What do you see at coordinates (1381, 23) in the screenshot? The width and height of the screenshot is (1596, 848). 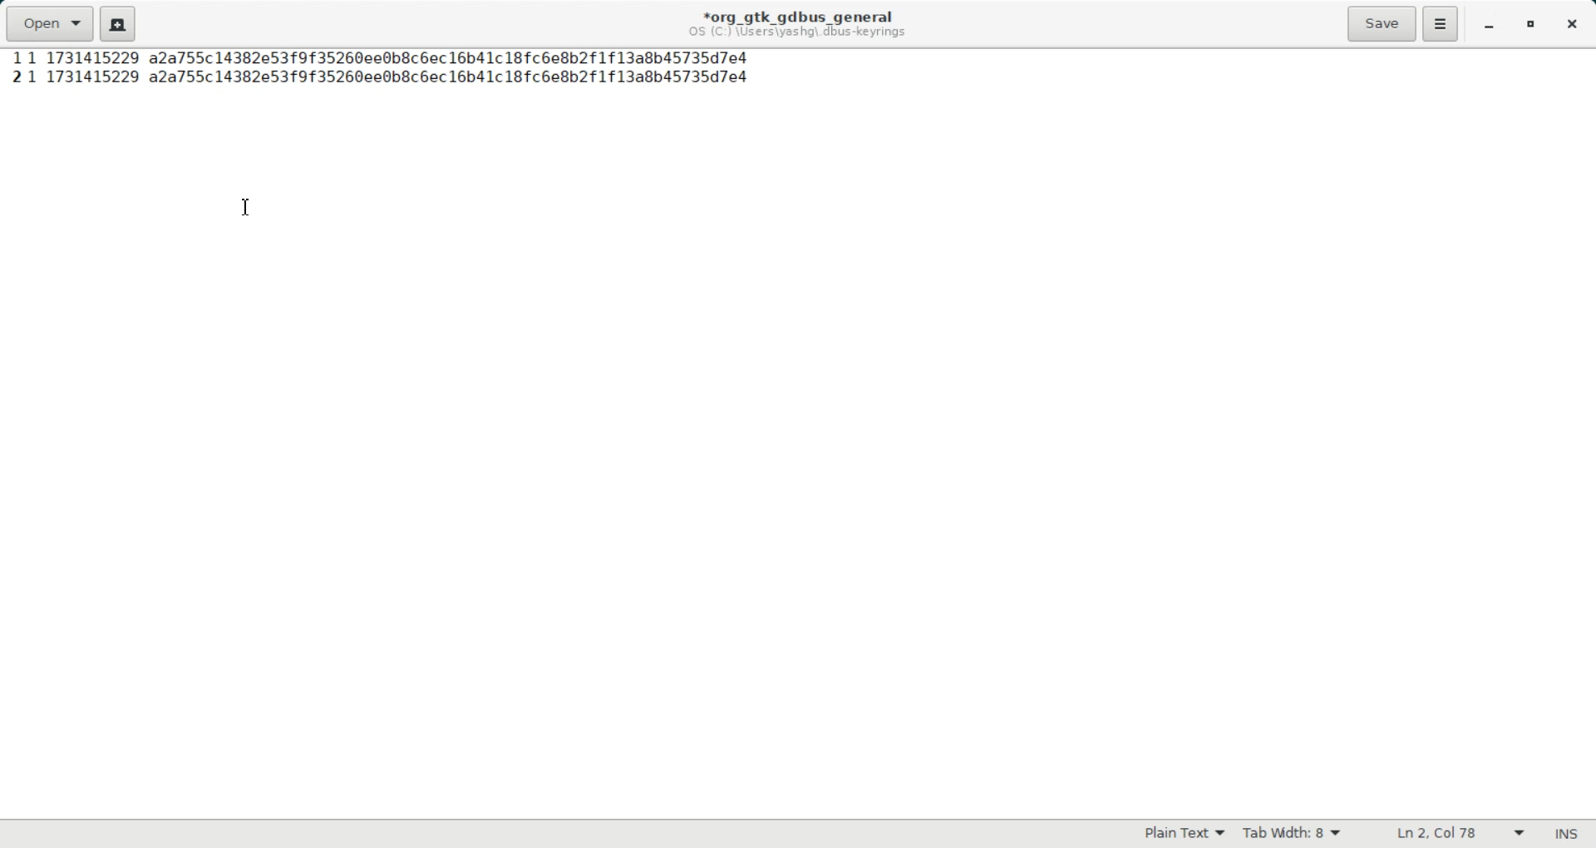 I see `Save` at bounding box center [1381, 23].